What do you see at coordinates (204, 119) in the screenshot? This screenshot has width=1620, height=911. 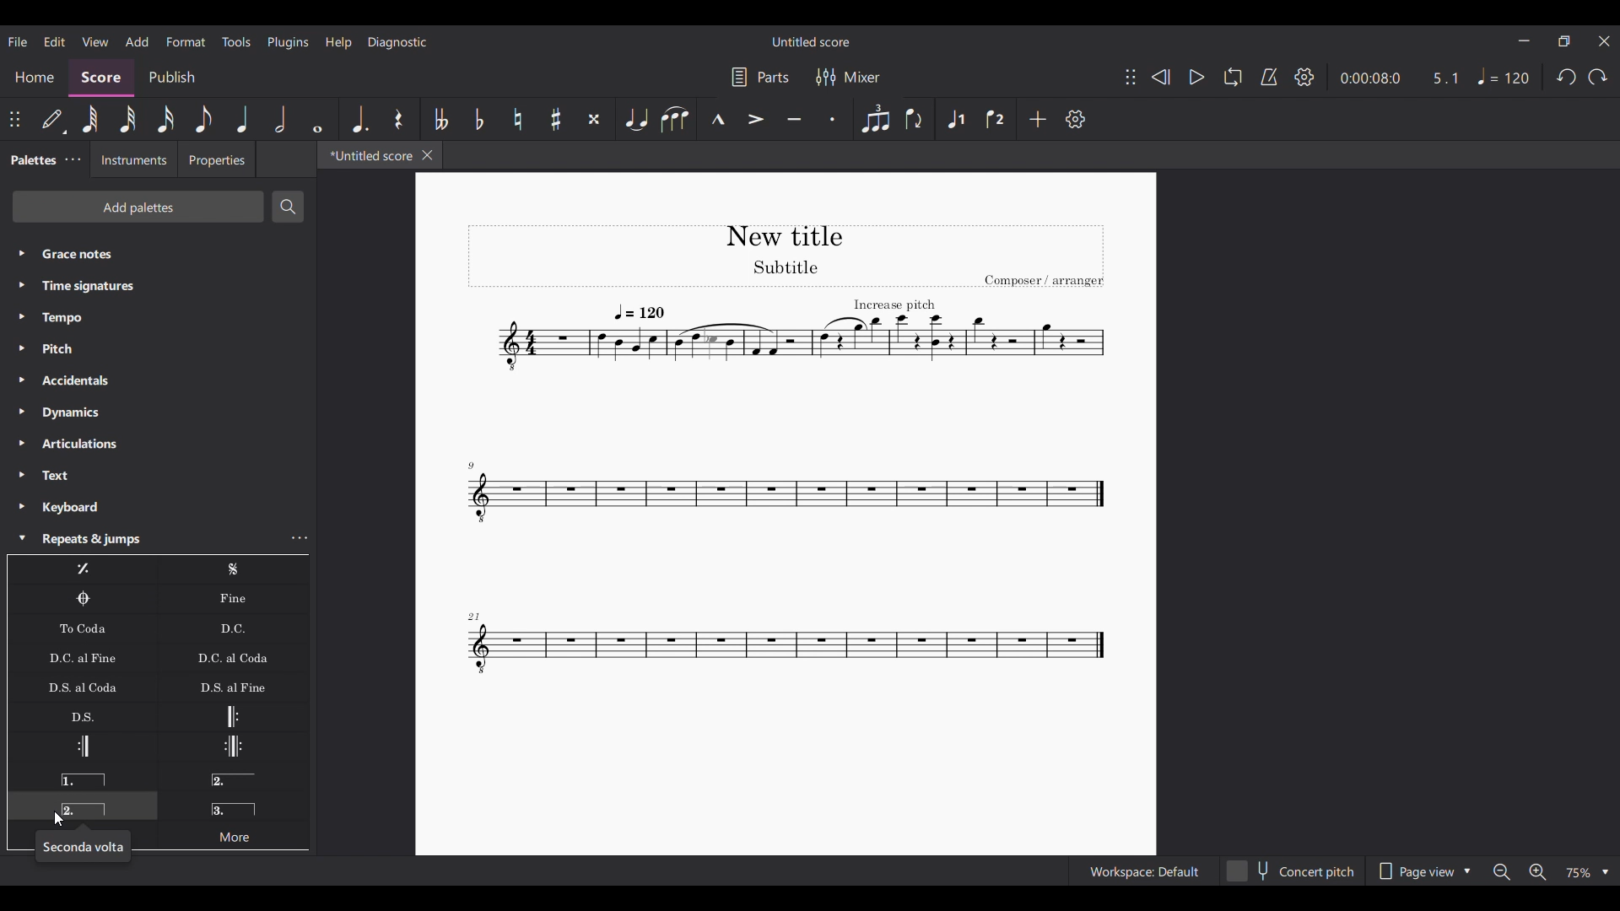 I see `8th note` at bounding box center [204, 119].